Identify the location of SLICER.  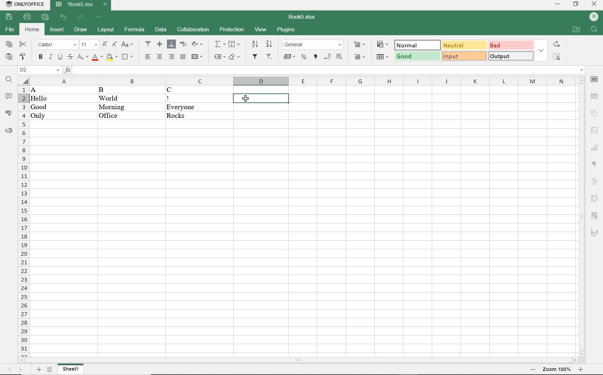
(594, 216).